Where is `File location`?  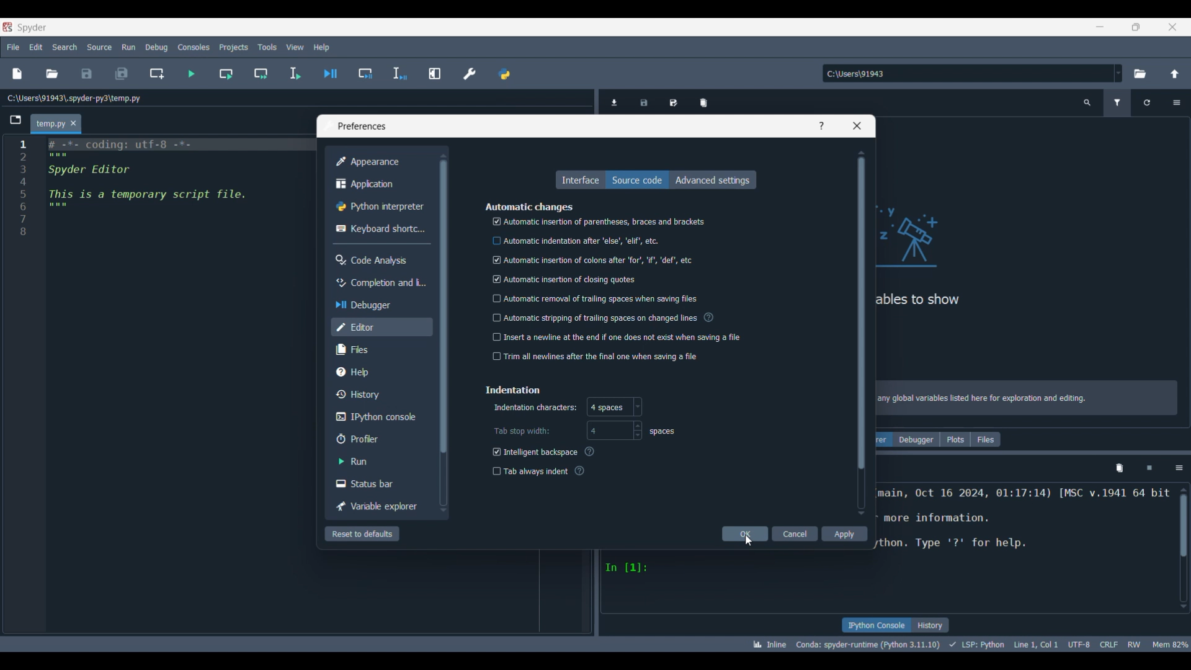 File location is located at coordinates (74, 98).